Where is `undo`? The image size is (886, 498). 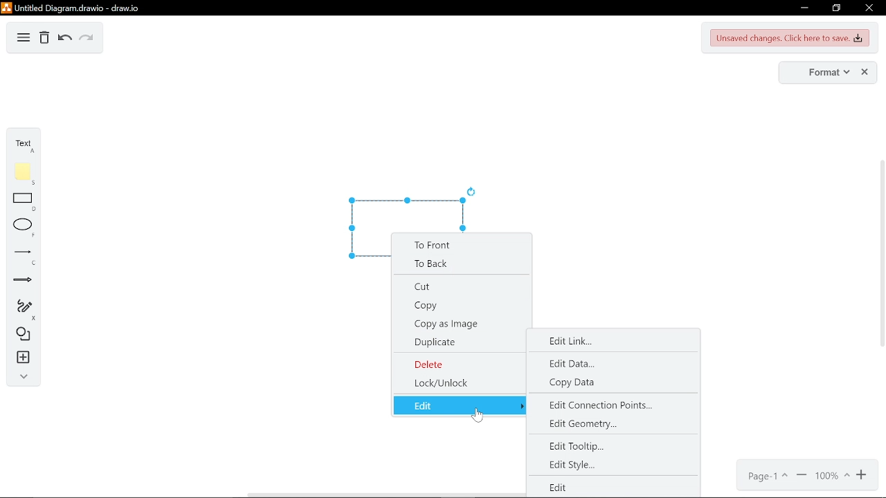 undo is located at coordinates (65, 39).